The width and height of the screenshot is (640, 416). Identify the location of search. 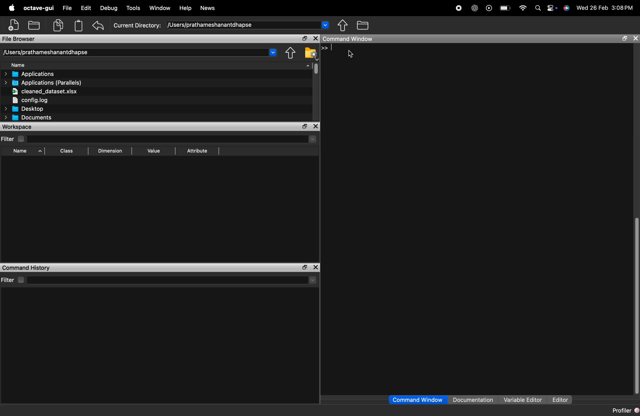
(537, 8).